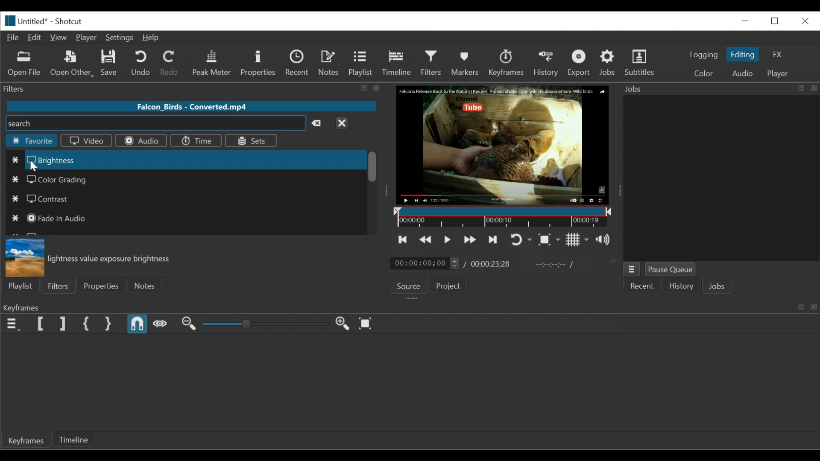 This screenshot has height=461, width=820. I want to click on Recent, so click(298, 63).